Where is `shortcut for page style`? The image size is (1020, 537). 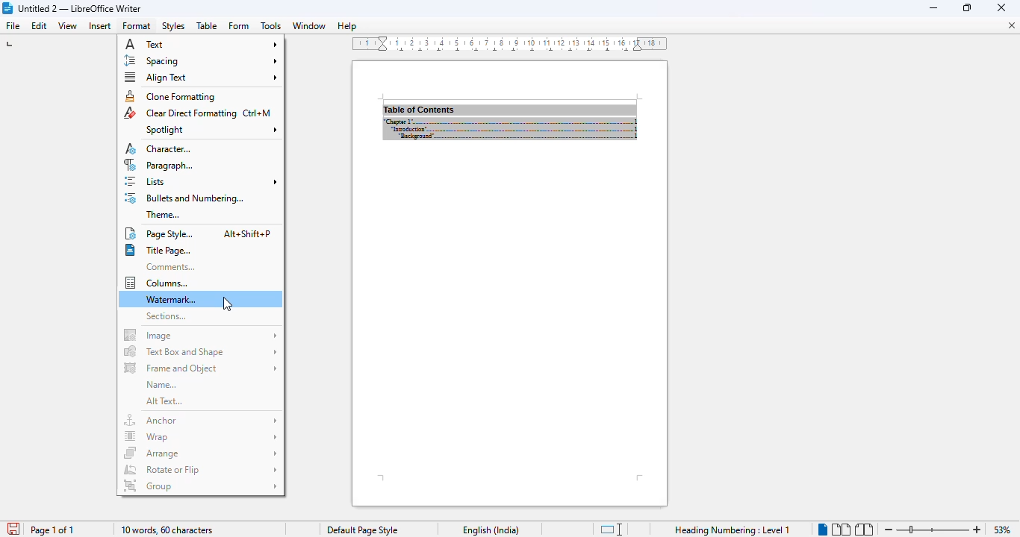
shortcut for page style is located at coordinates (246, 233).